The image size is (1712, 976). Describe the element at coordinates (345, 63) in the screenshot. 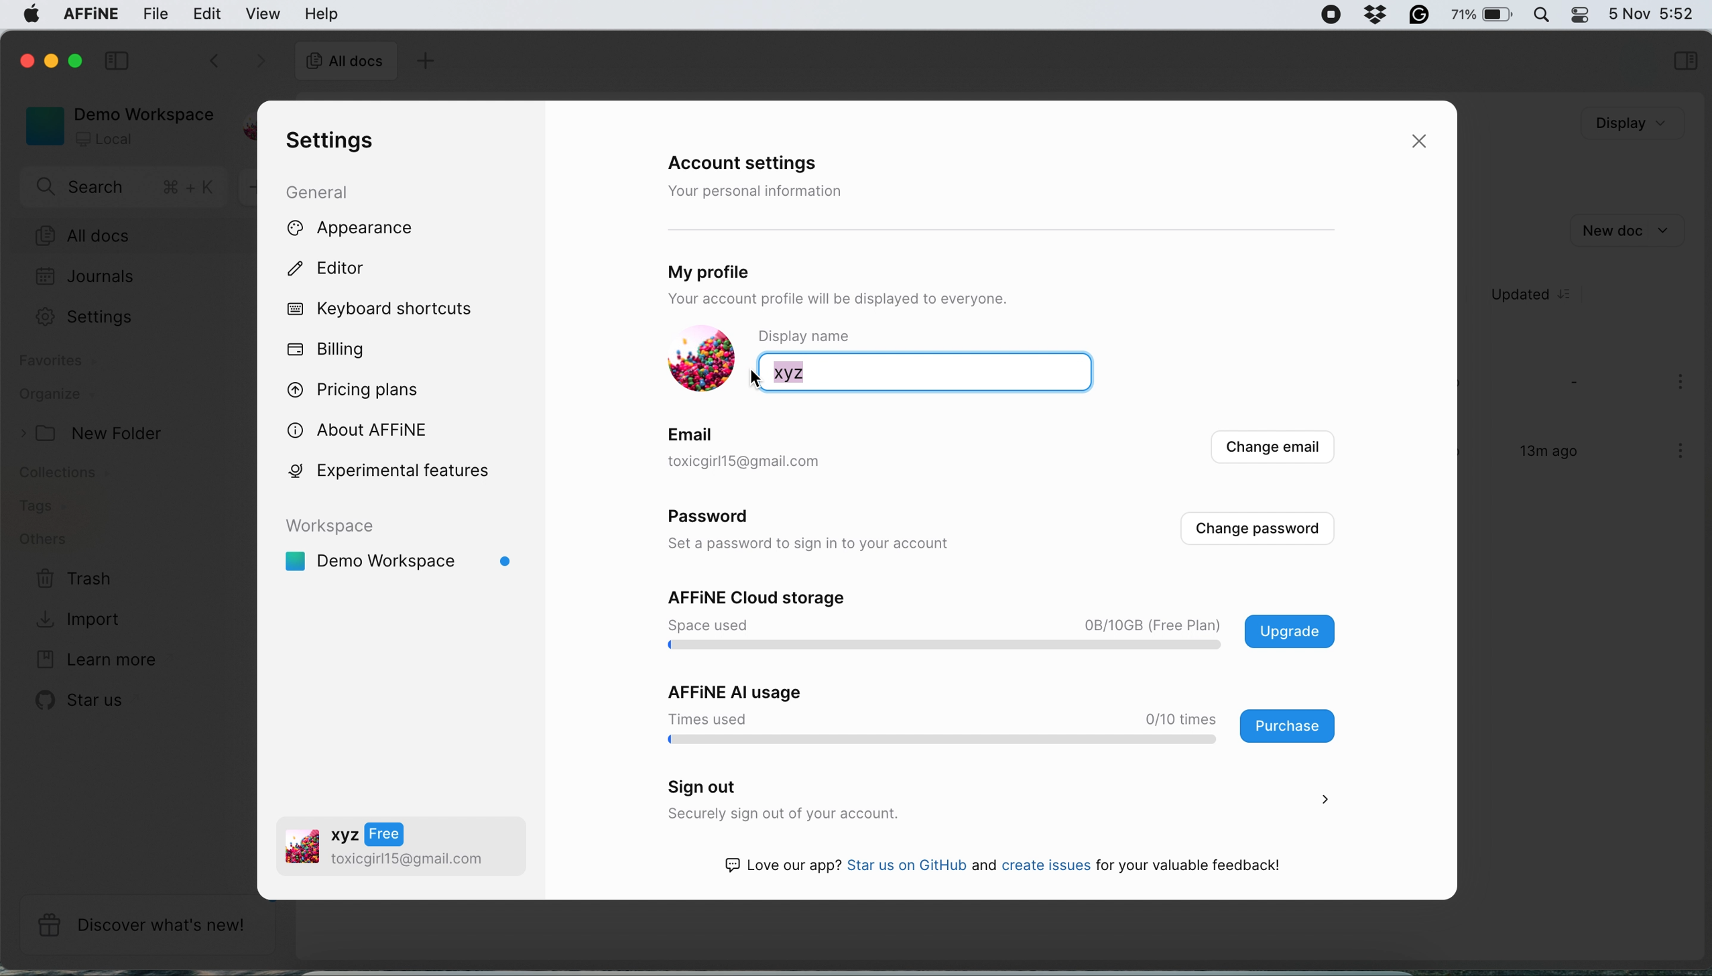

I see `all docs` at that location.